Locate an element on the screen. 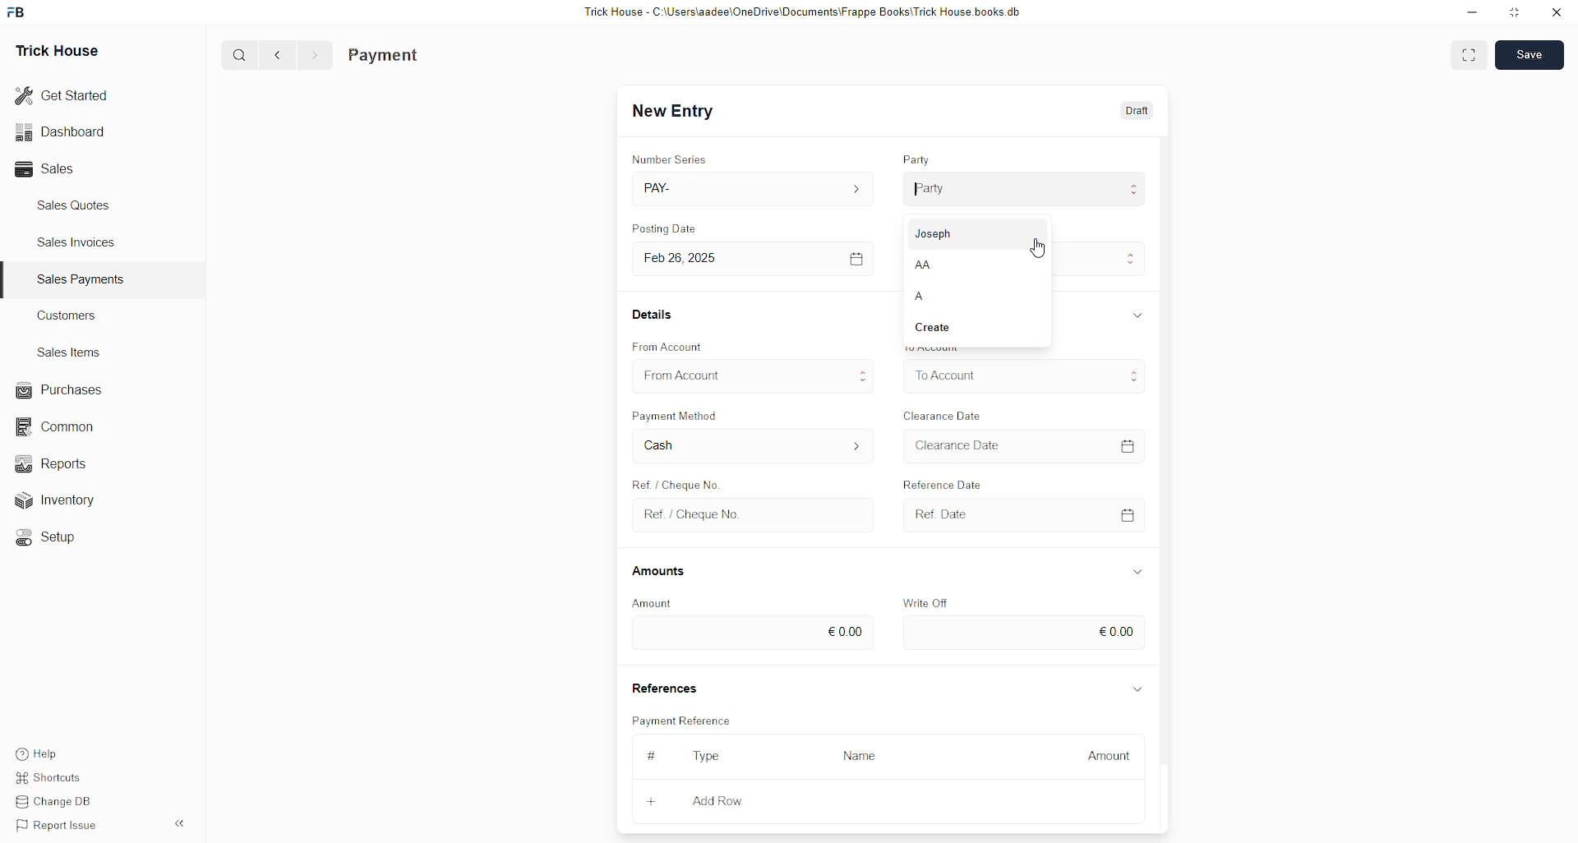 The width and height of the screenshot is (1578, 843). Payment Reference is located at coordinates (685, 719).